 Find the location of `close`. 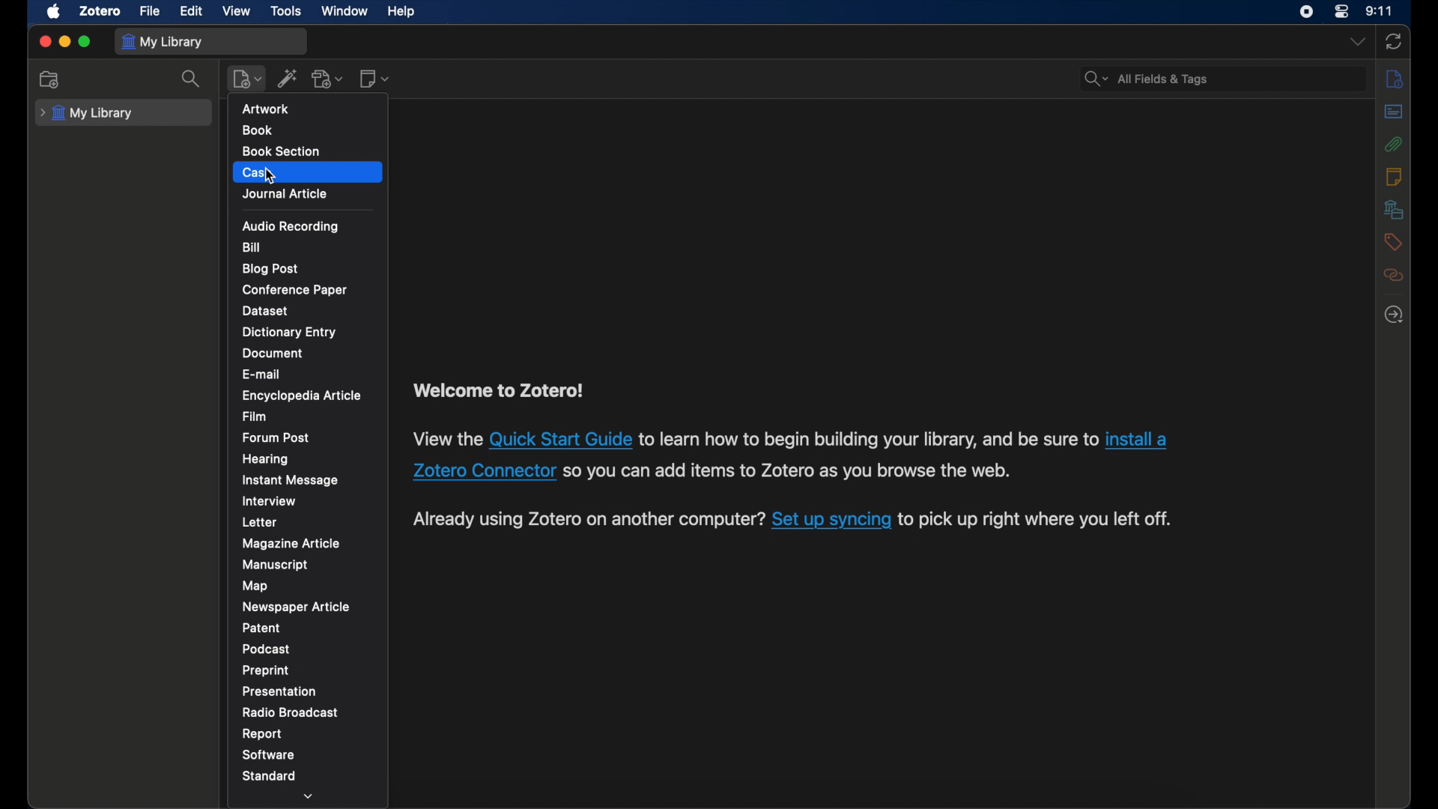

close is located at coordinates (45, 40).